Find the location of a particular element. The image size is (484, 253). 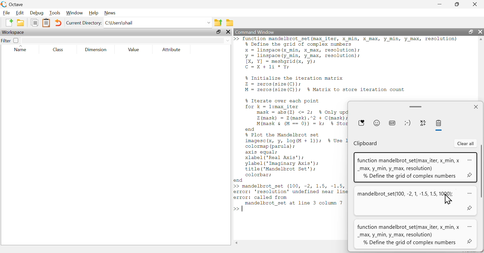

Window is located at coordinates (74, 13).